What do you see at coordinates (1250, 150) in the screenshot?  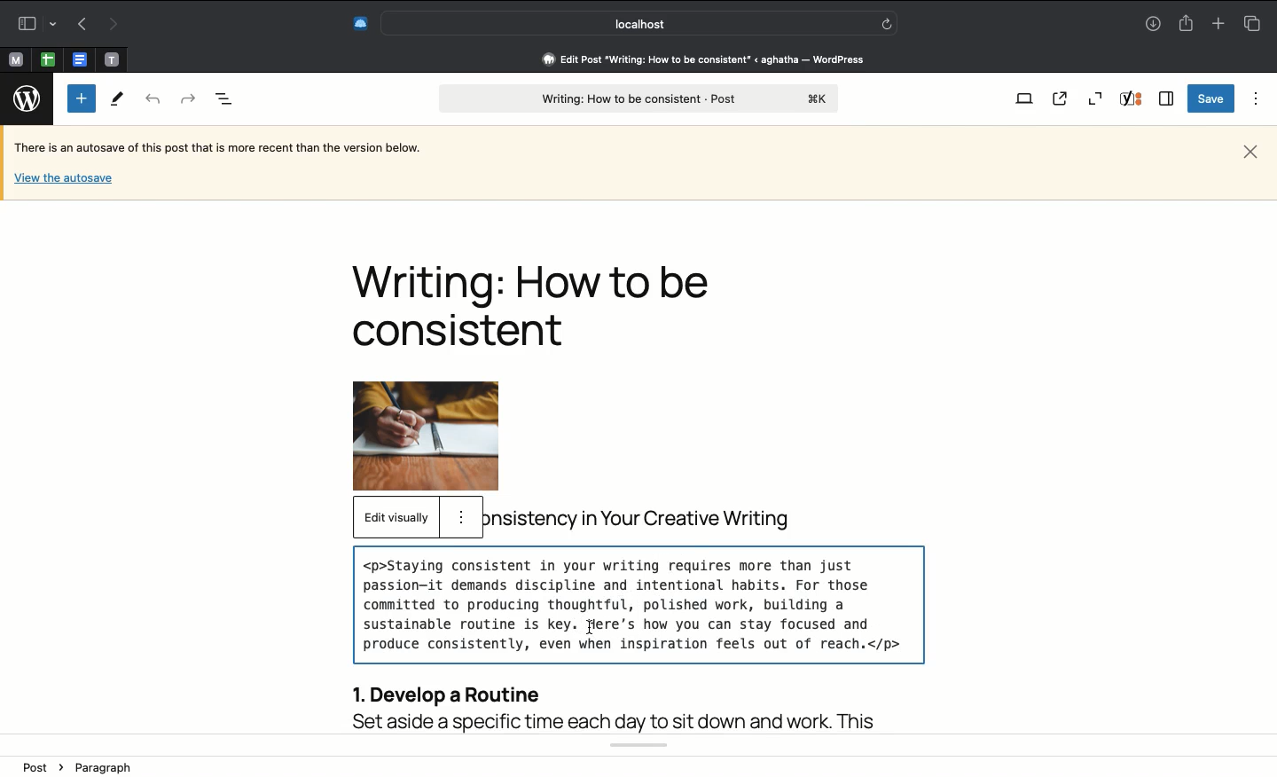 I see `Close` at bounding box center [1250, 150].